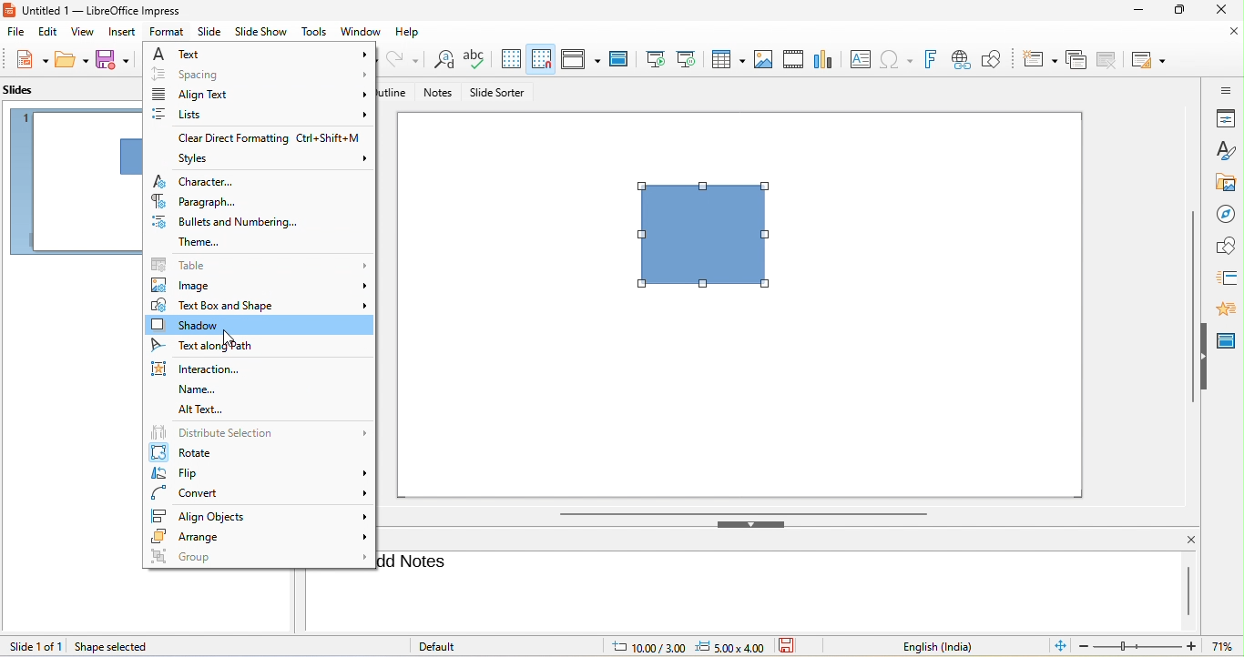  I want to click on delete slide, so click(1107, 58).